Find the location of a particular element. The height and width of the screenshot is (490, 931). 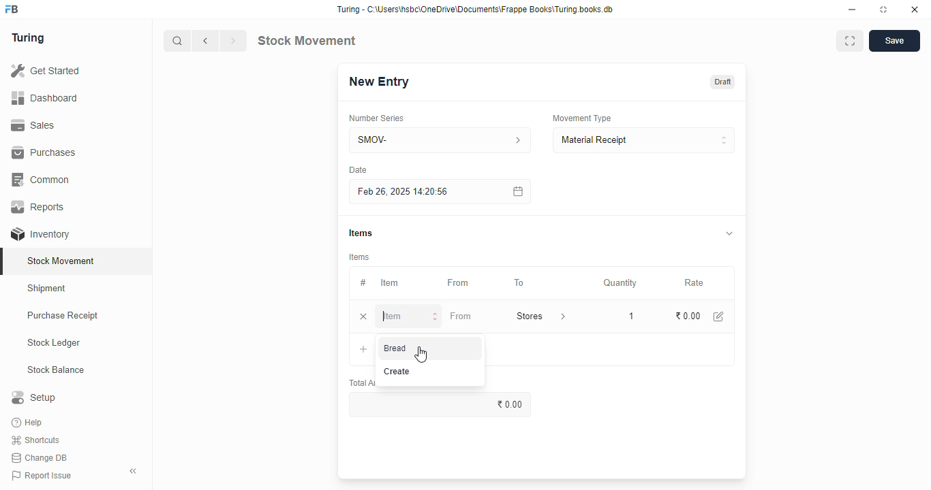

save is located at coordinates (895, 41).